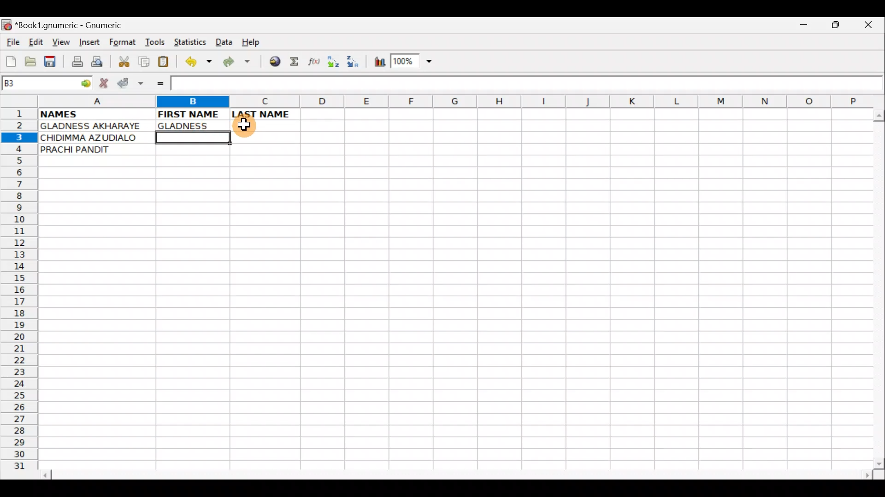 The height and width of the screenshot is (497, 885). I want to click on Maximize, so click(837, 27).